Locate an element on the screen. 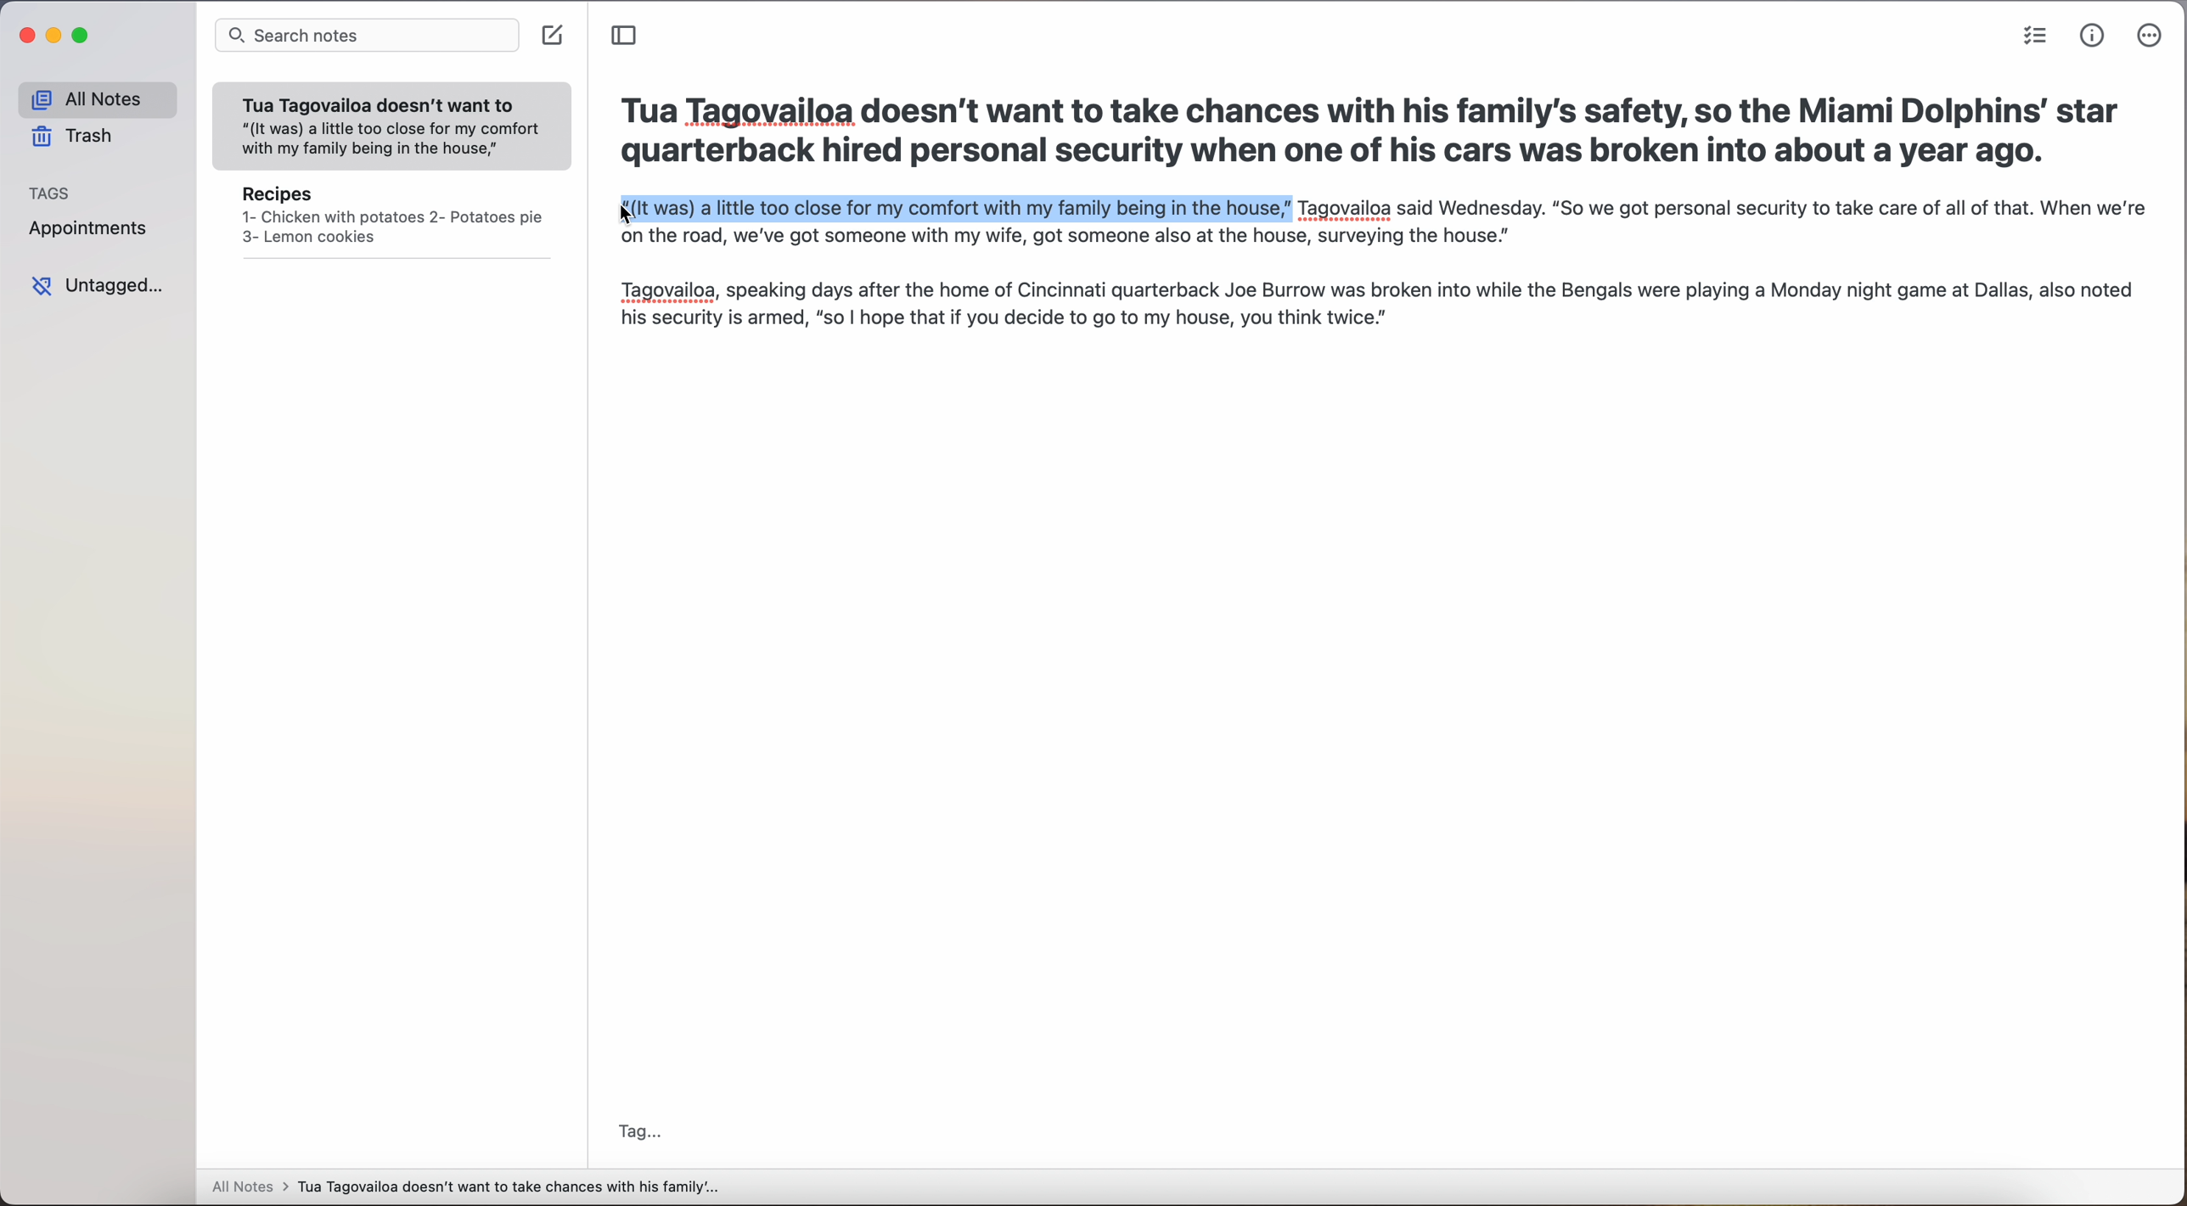 Image resolution: width=2187 pixels, height=1206 pixels. create note is located at coordinates (554, 36).